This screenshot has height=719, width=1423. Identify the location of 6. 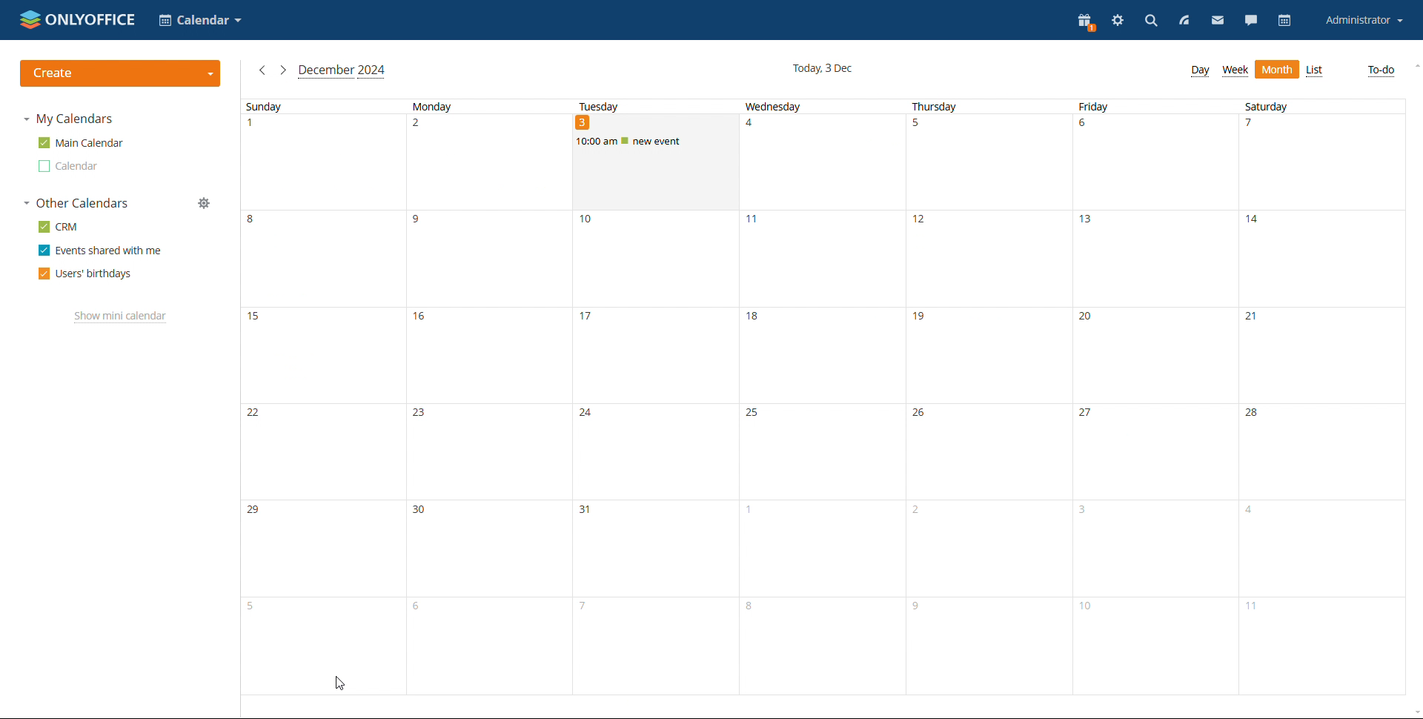
(487, 645).